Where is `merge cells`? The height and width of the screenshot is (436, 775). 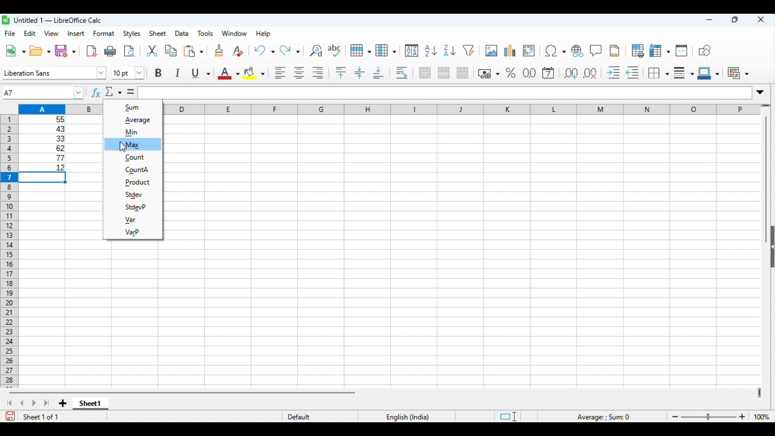
merge cells is located at coordinates (444, 73).